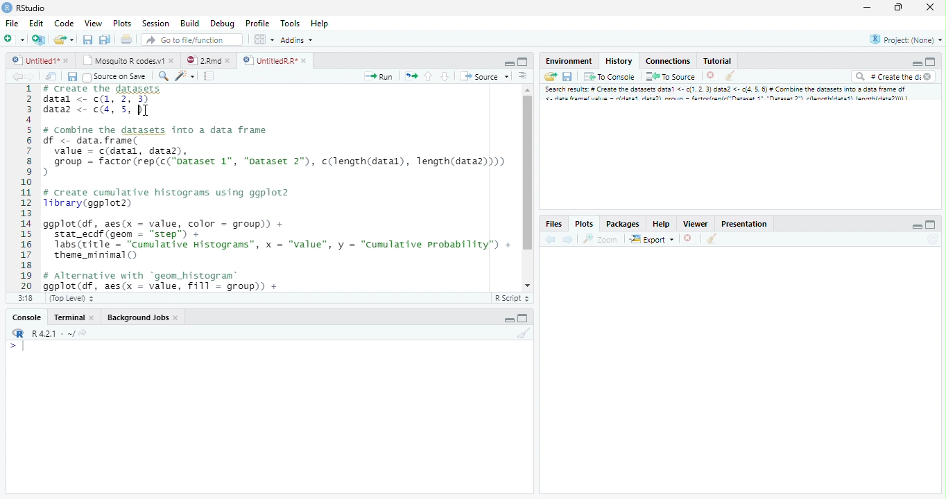  I want to click on Edit, so click(37, 24).